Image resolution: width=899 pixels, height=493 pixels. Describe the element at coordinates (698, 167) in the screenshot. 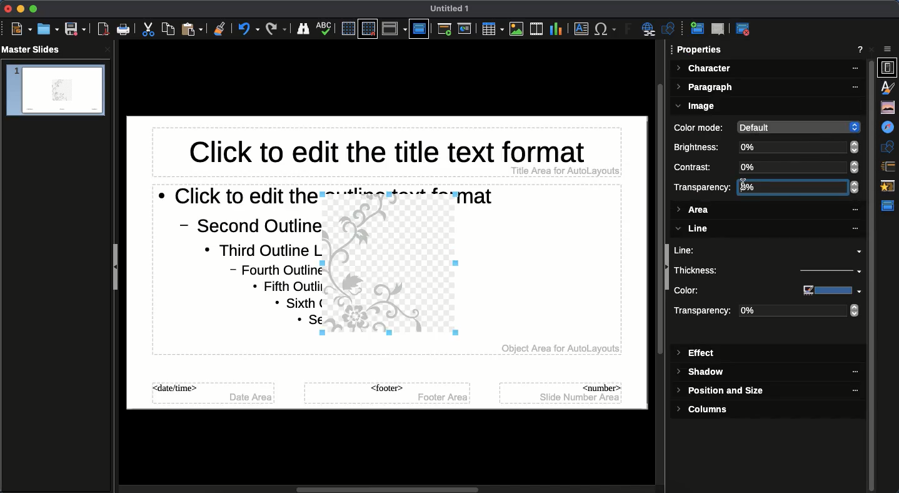

I see `Contrast` at that location.